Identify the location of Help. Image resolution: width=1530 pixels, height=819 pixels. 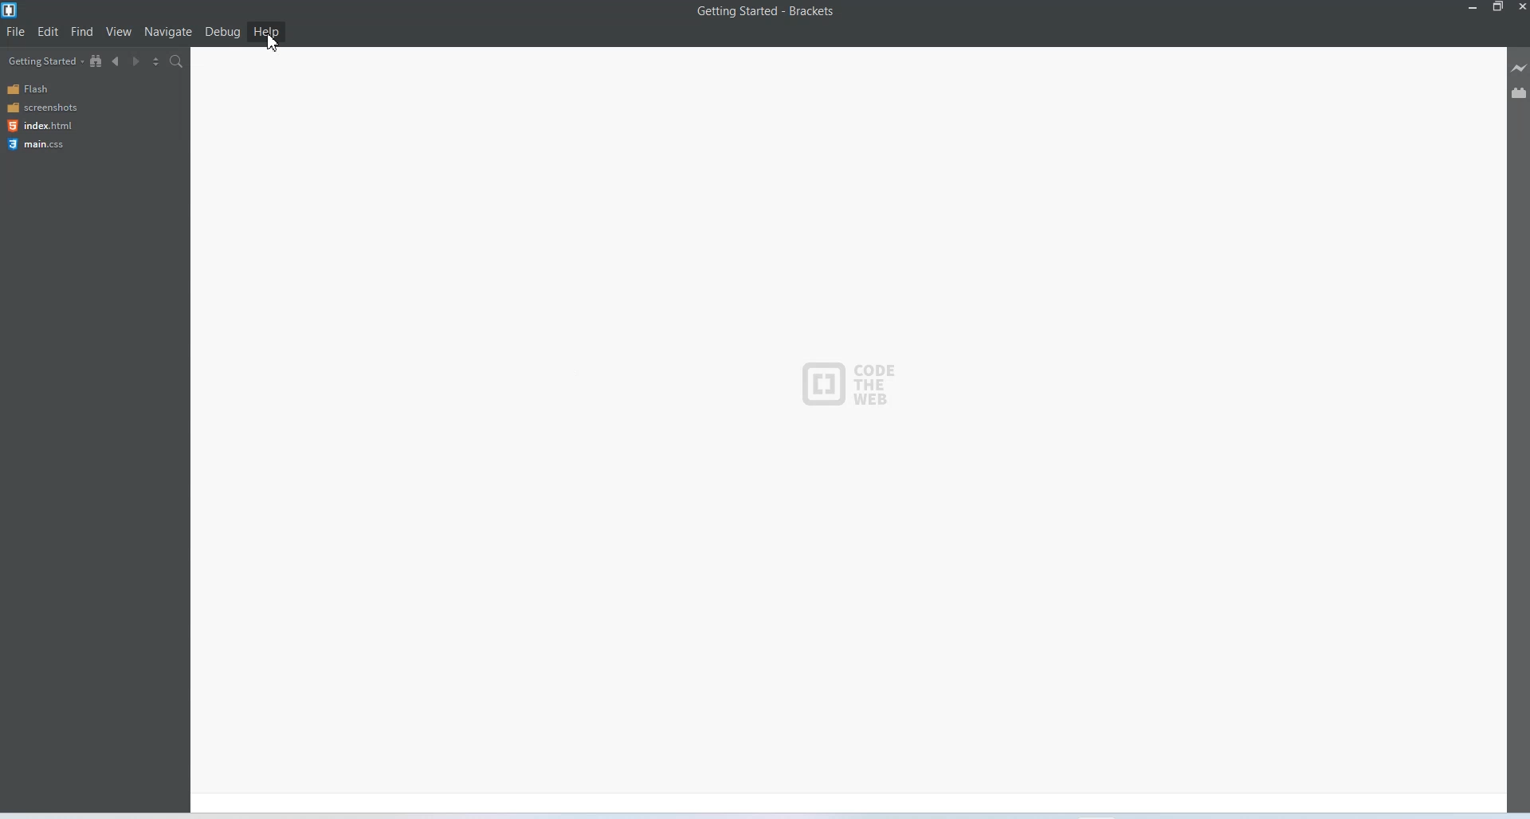
(267, 32).